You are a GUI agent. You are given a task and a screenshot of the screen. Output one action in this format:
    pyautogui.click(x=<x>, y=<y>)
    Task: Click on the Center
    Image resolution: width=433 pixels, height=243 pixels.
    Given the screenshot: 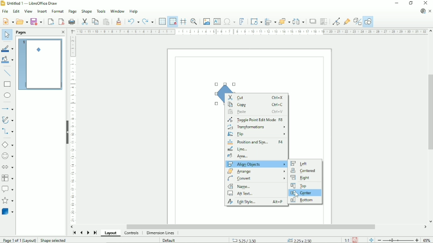 What is the action you would take?
    pyautogui.click(x=302, y=193)
    